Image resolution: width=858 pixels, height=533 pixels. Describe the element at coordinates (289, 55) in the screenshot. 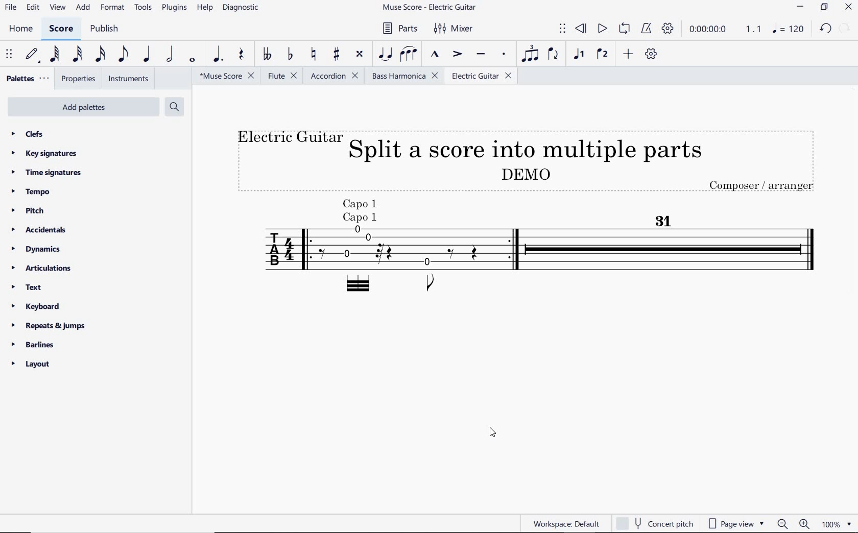

I see `toggle flat` at that location.